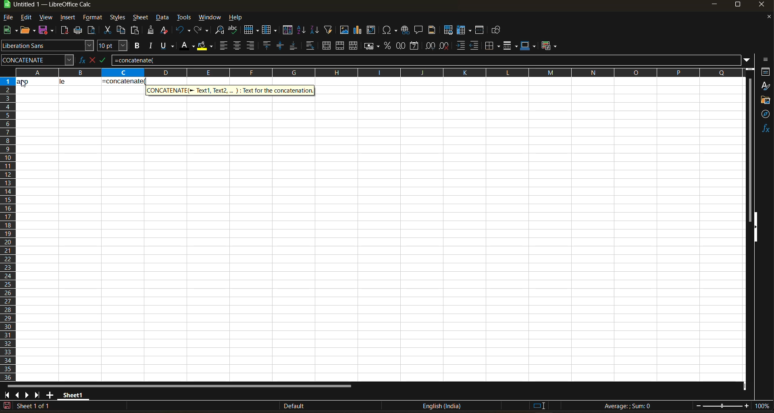 Image resolution: width=774 pixels, height=413 pixels. What do you see at coordinates (163, 18) in the screenshot?
I see `data` at bounding box center [163, 18].